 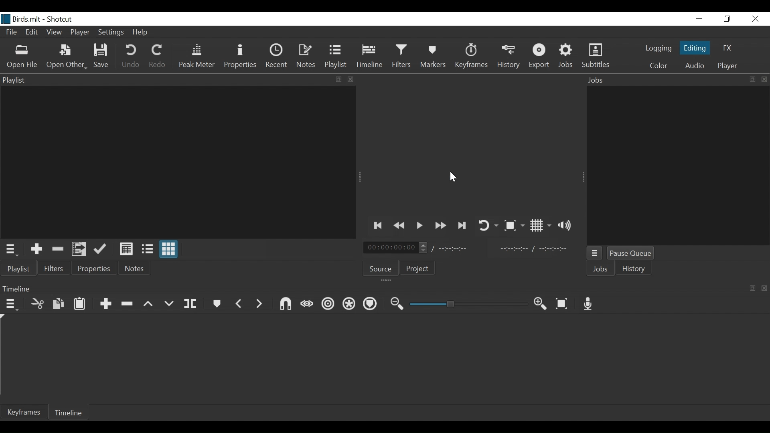 What do you see at coordinates (403, 56) in the screenshot?
I see `Filters` at bounding box center [403, 56].